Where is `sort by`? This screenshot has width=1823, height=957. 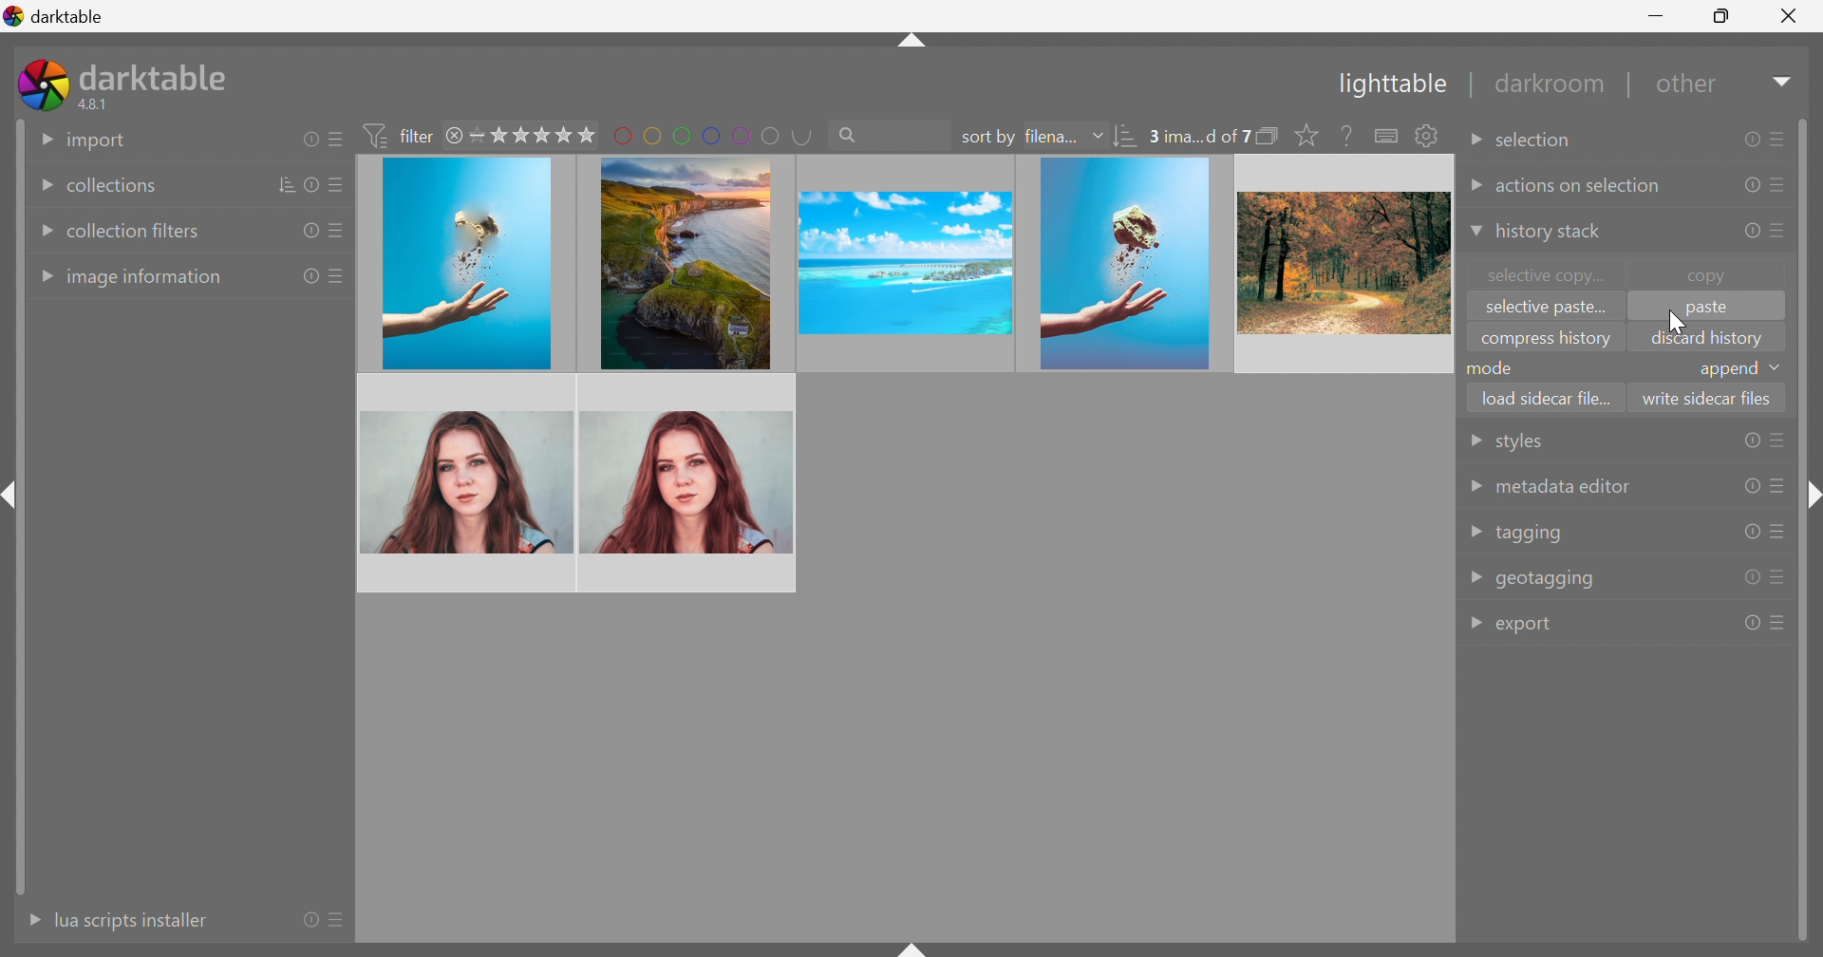 sort by is located at coordinates (987, 138).